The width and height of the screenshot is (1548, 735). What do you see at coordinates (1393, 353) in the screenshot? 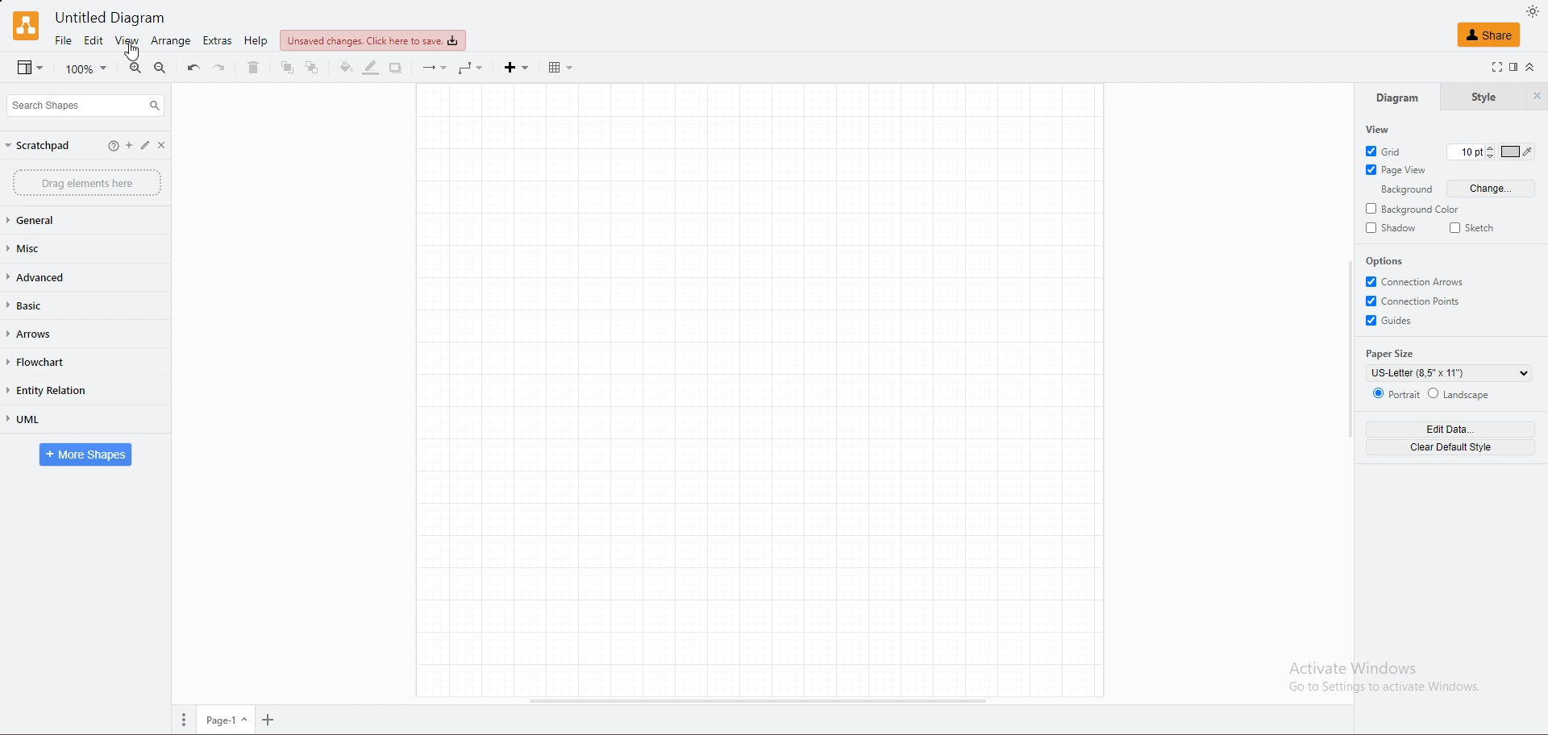
I see `paper size` at bounding box center [1393, 353].